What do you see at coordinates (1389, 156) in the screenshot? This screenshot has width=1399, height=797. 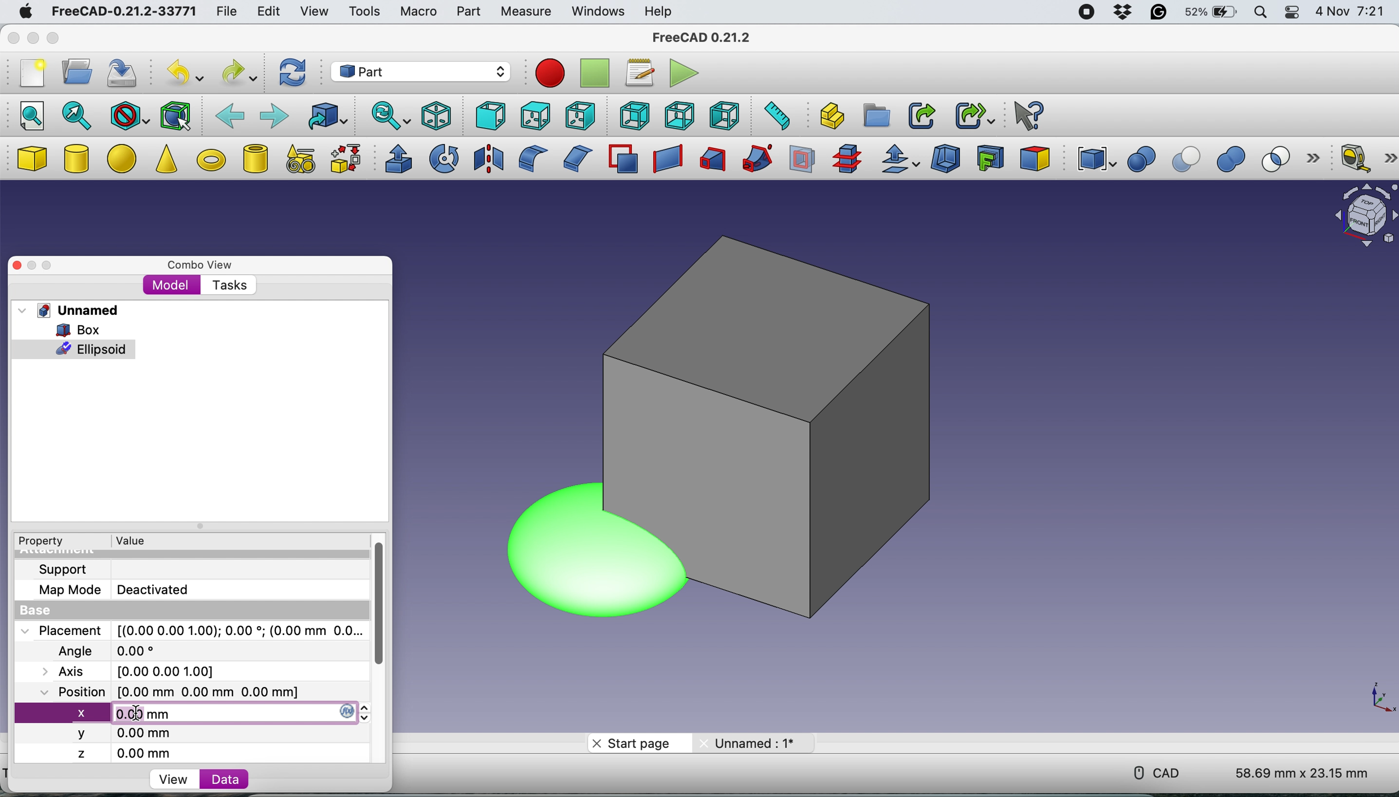 I see `more options` at bounding box center [1389, 156].